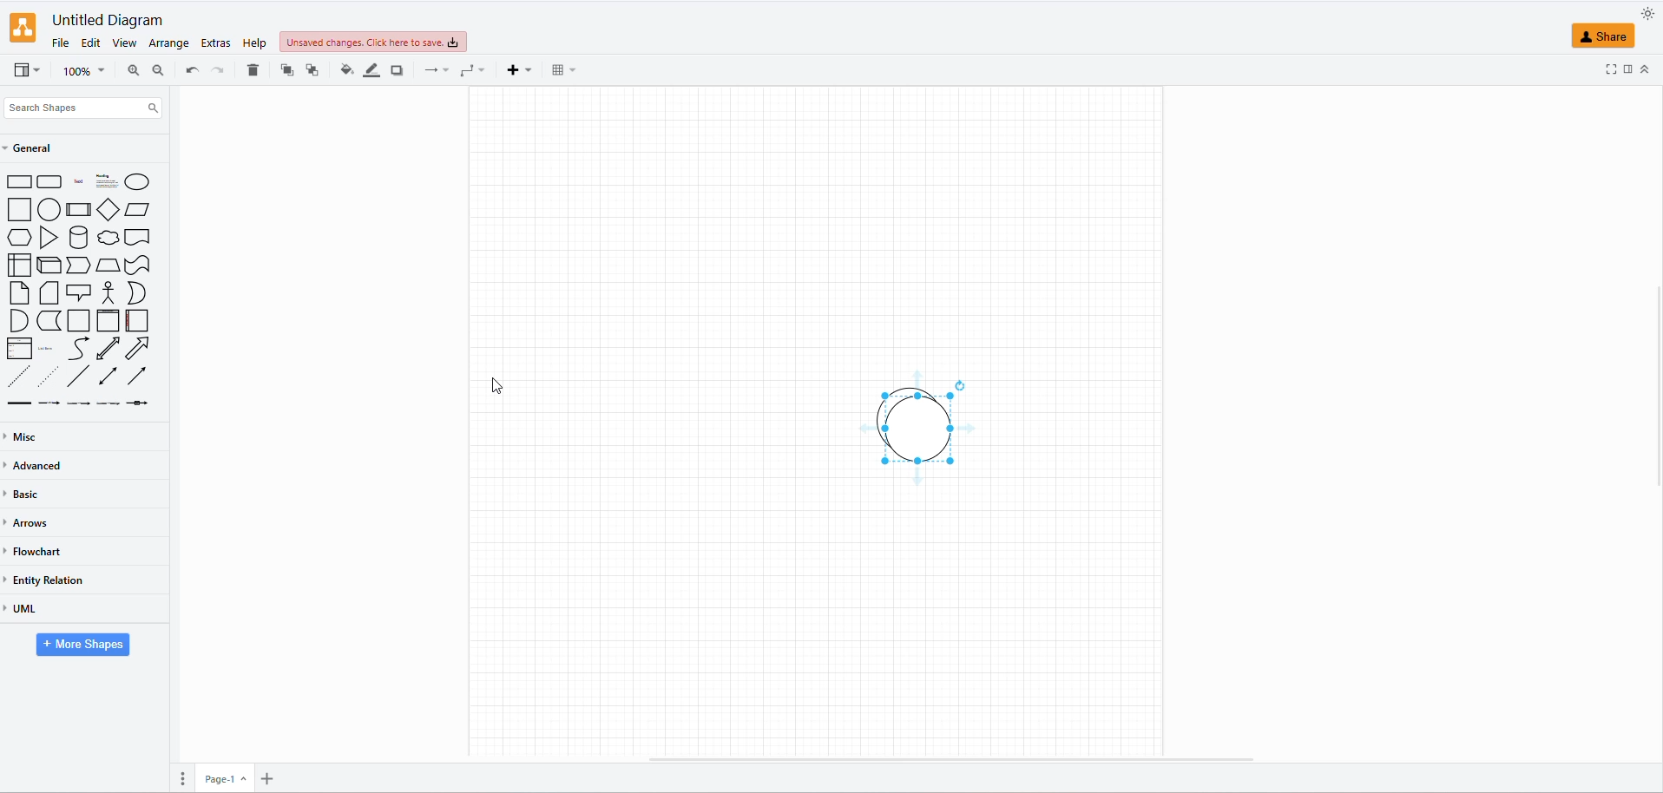 This screenshot has height=793, width=1663. Describe the element at coordinates (344, 73) in the screenshot. I see `FILL COLOR` at that location.